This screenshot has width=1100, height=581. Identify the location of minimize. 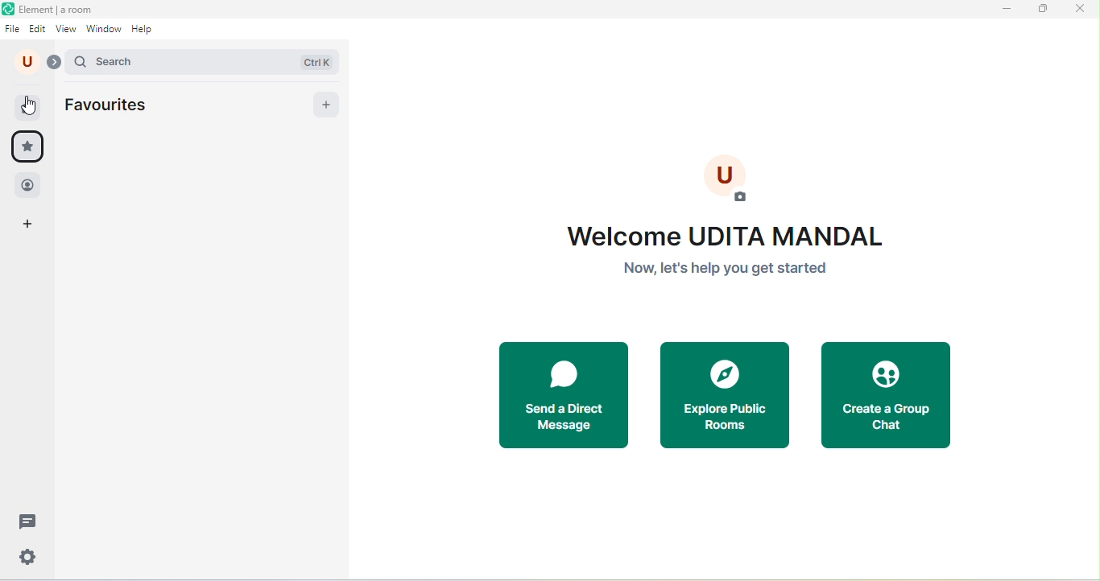
(1008, 10).